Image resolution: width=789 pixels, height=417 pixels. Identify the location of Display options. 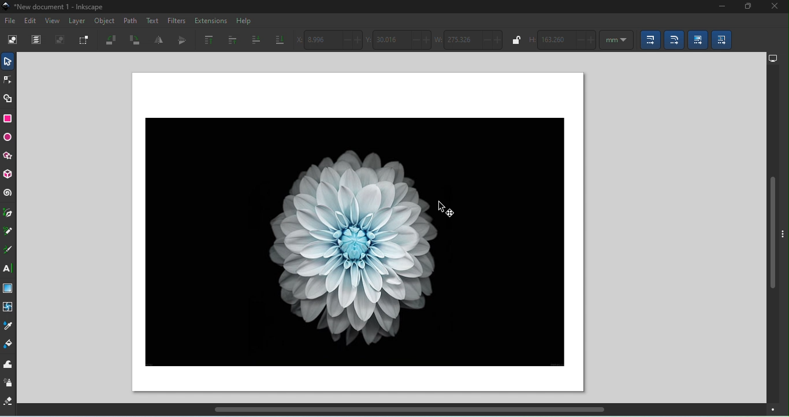
(773, 58).